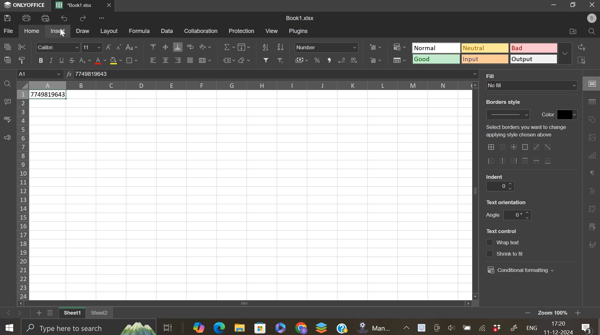  I want to click on marking, so click(492, 53).